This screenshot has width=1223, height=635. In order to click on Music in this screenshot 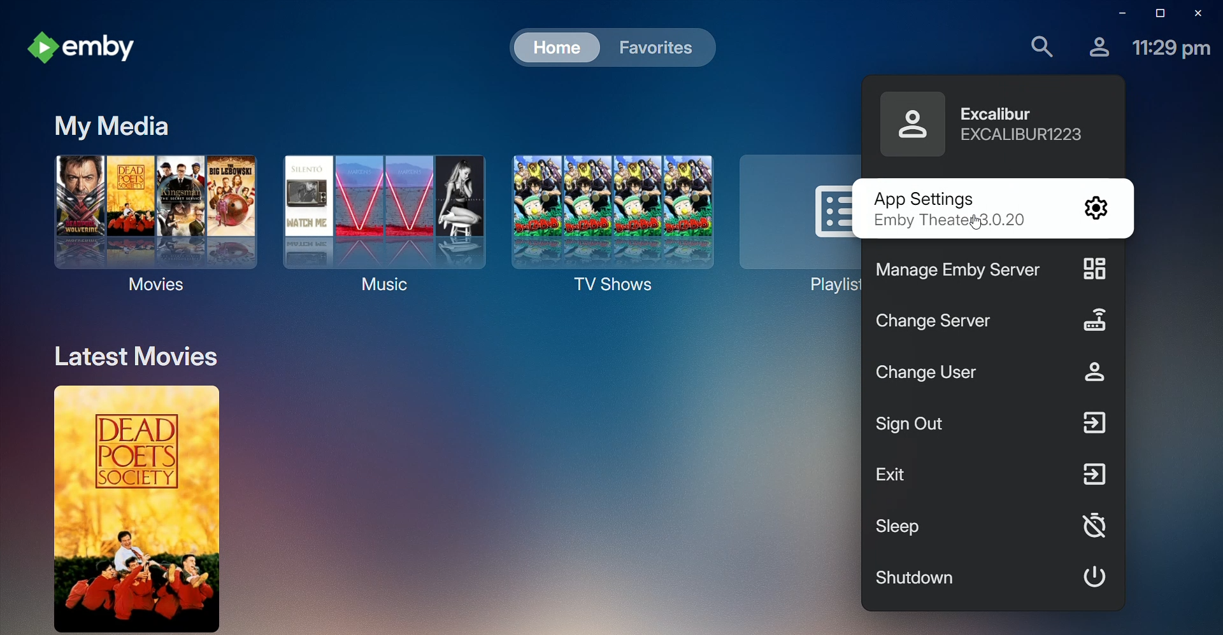, I will do `click(378, 218)`.